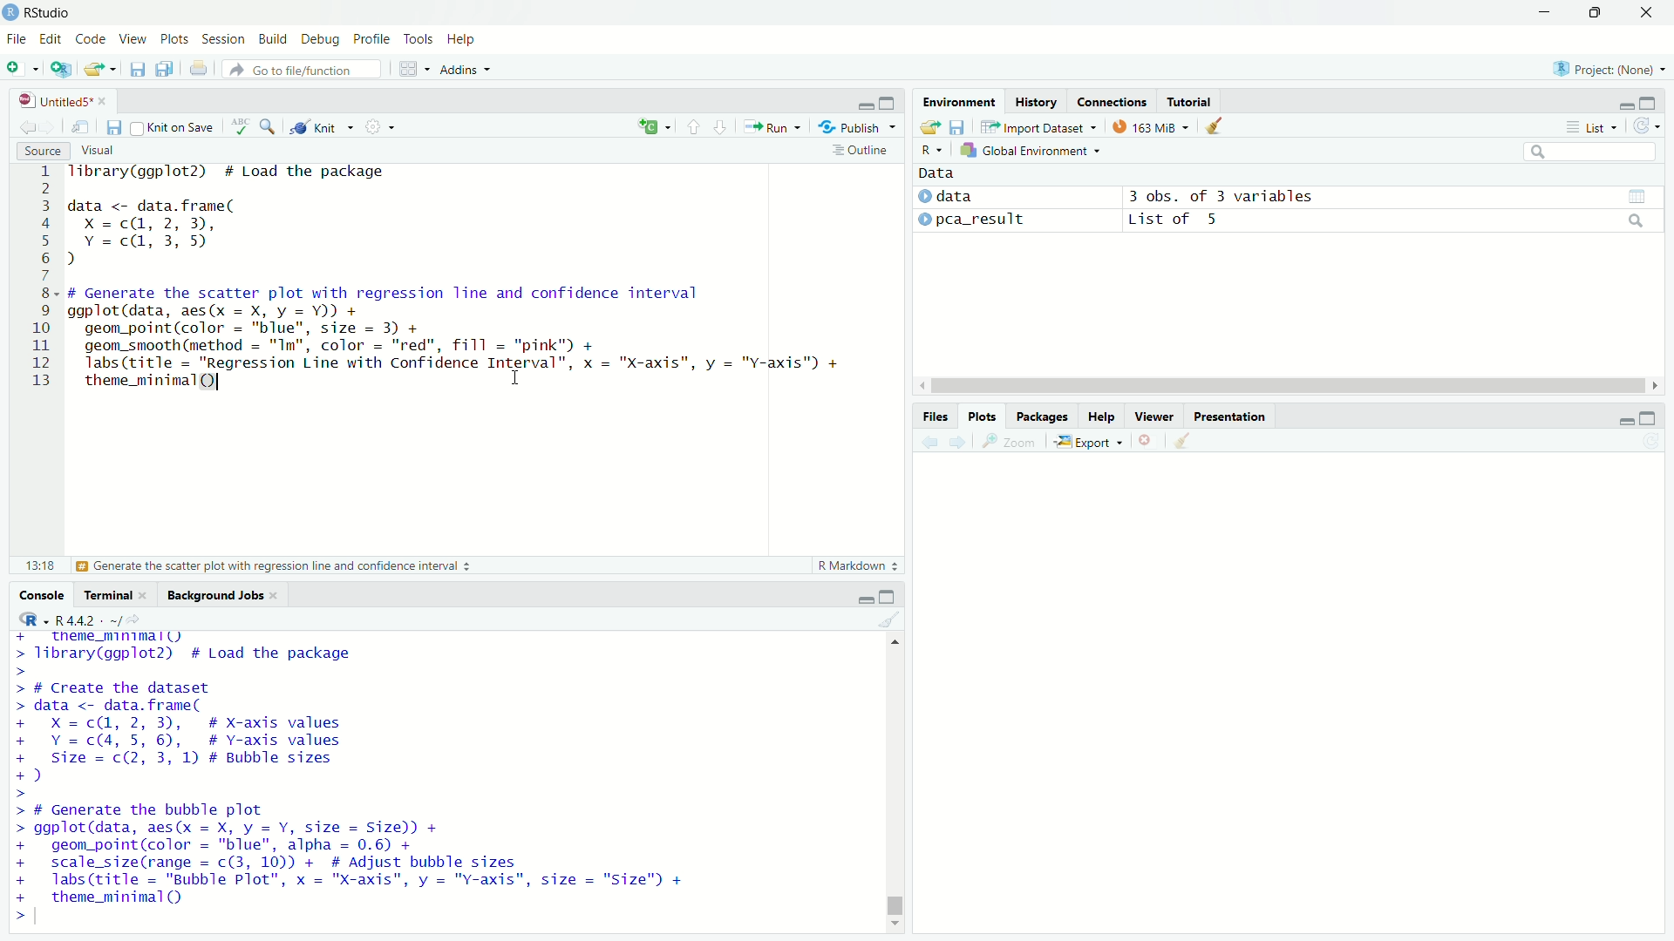  I want to click on insert a new code/chunk, so click(654, 125).